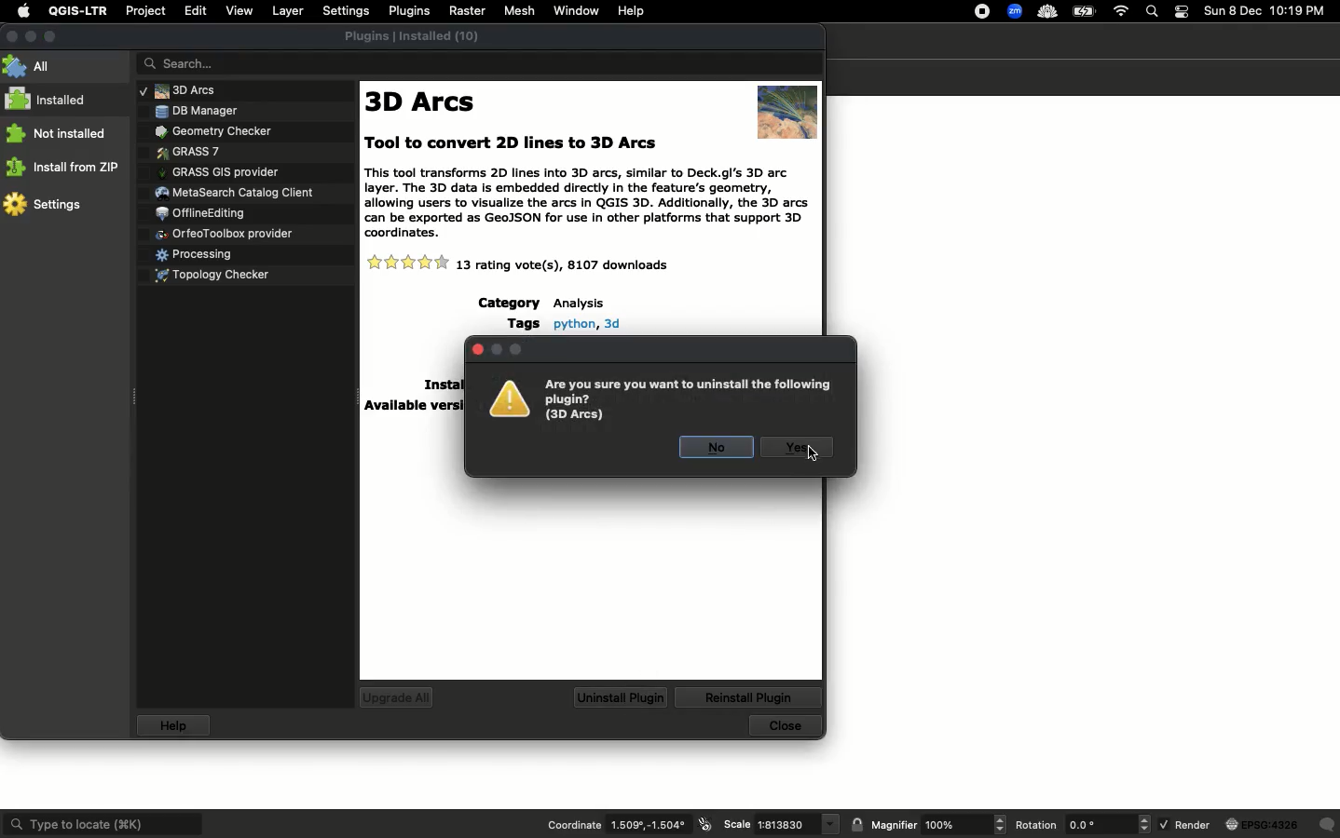 The height and width of the screenshot is (838, 1340). What do you see at coordinates (1032, 11) in the screenshot?
I see `Extensions` at bounding box center [1032, 11].